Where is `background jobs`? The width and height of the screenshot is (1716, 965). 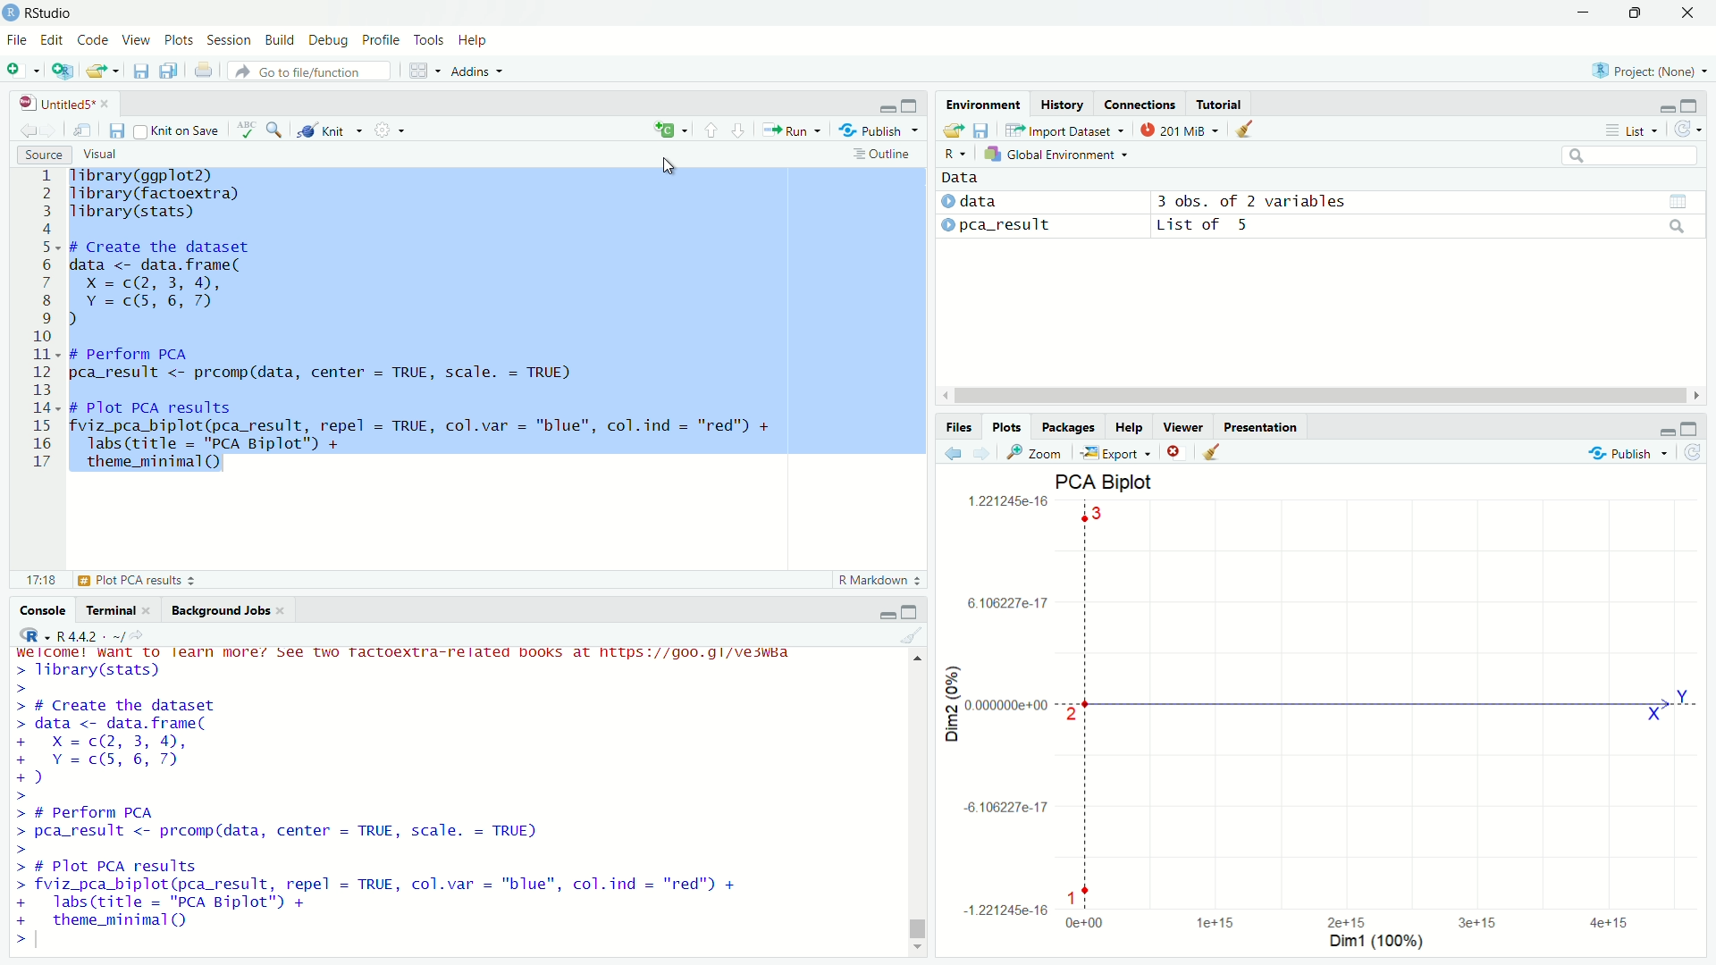 background jobs is located at coordinates (227, 610).